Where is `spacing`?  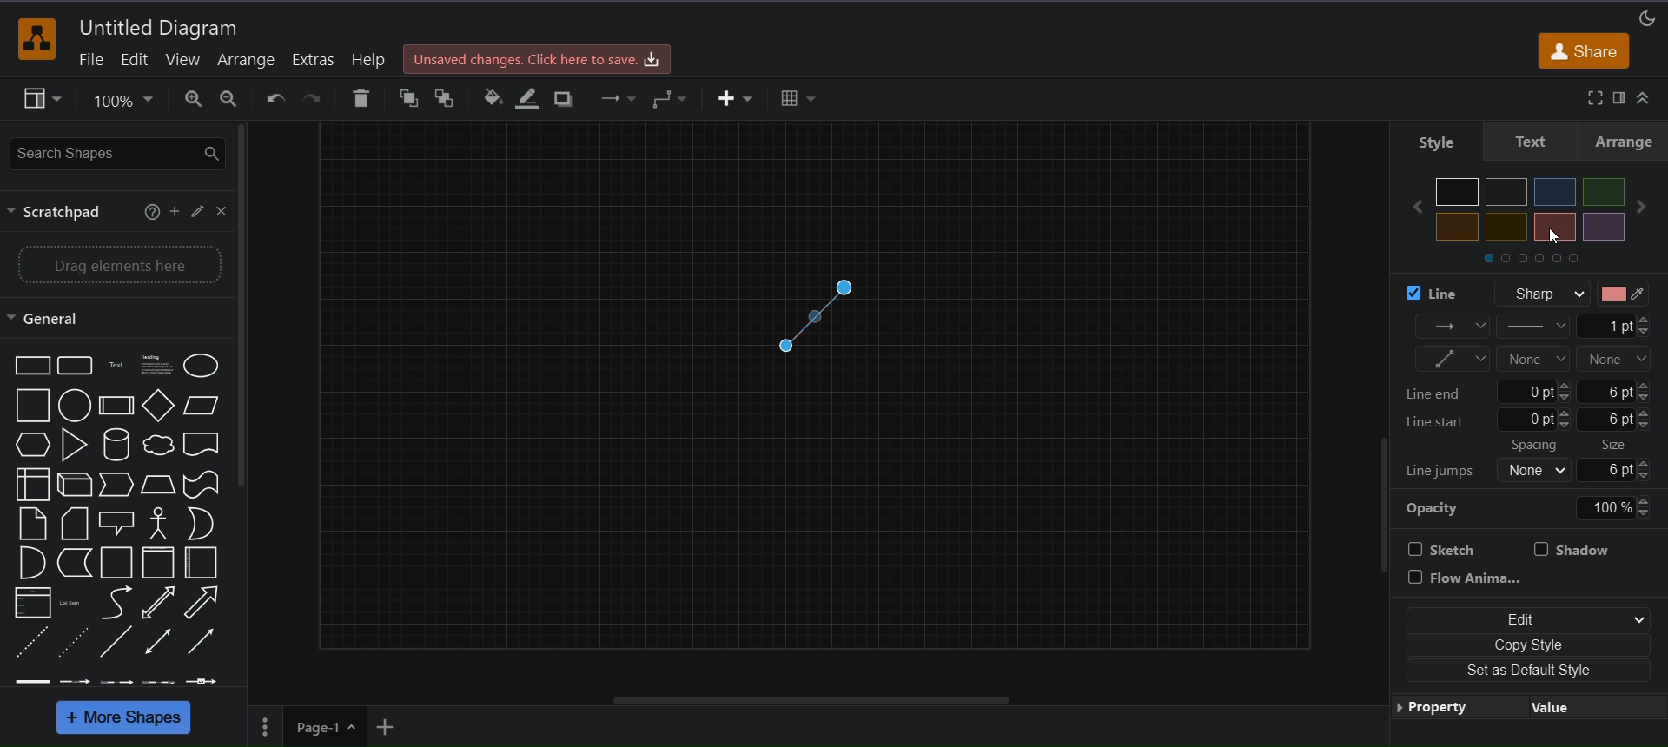
spacing is located at coordinates (1545, 459).